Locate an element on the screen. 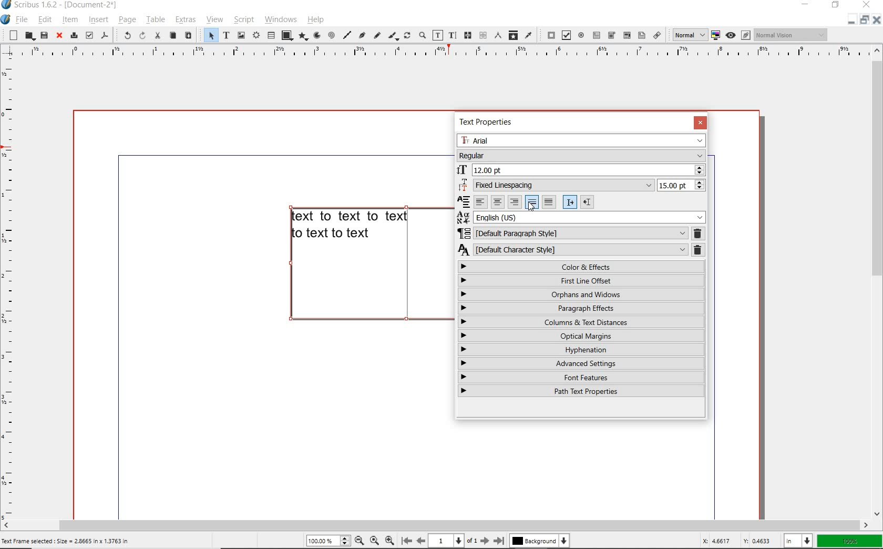 The width and height of the screenshot is (883, 549). Bezier curve is located at coordinates (362, 35).